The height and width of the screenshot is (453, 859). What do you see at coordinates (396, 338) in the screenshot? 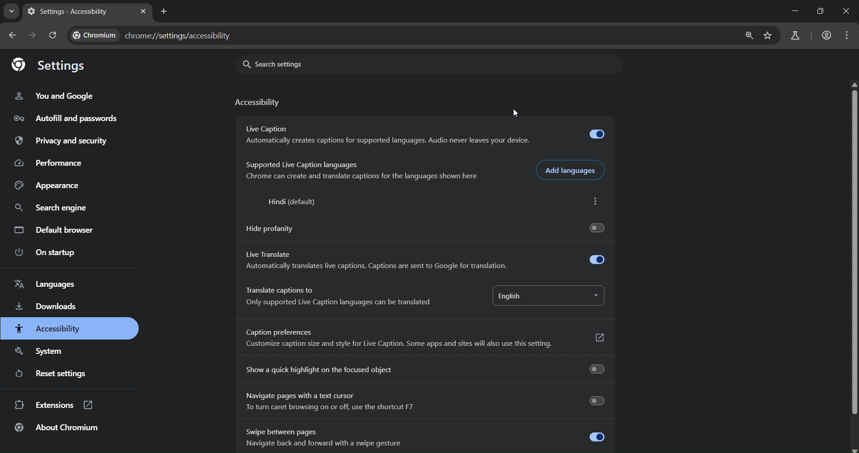
I see `Caption preferences
Customize caption size and style for Live Caption. Some apps and sites will also use this setting.` at bounding box center [396, 338].